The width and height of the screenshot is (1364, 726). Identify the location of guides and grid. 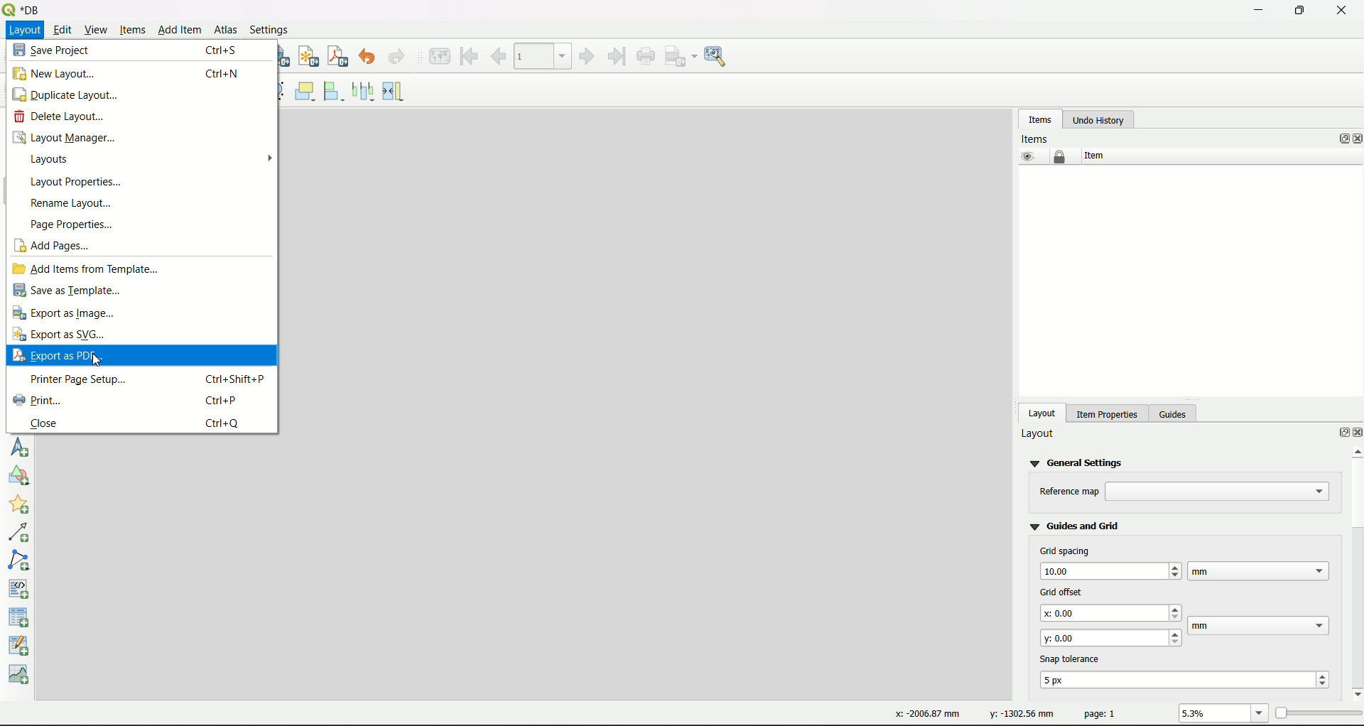
(1075, 525).